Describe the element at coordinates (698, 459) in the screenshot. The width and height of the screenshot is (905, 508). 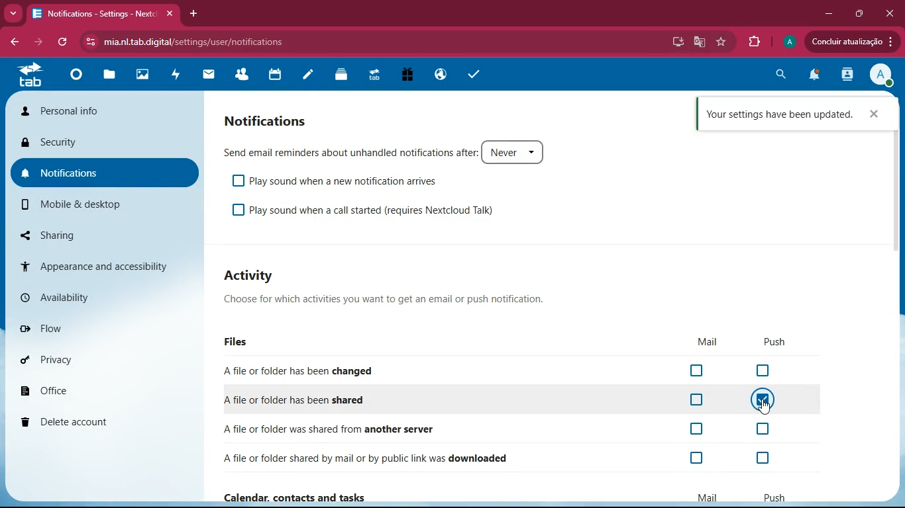
I see `off` at that location.